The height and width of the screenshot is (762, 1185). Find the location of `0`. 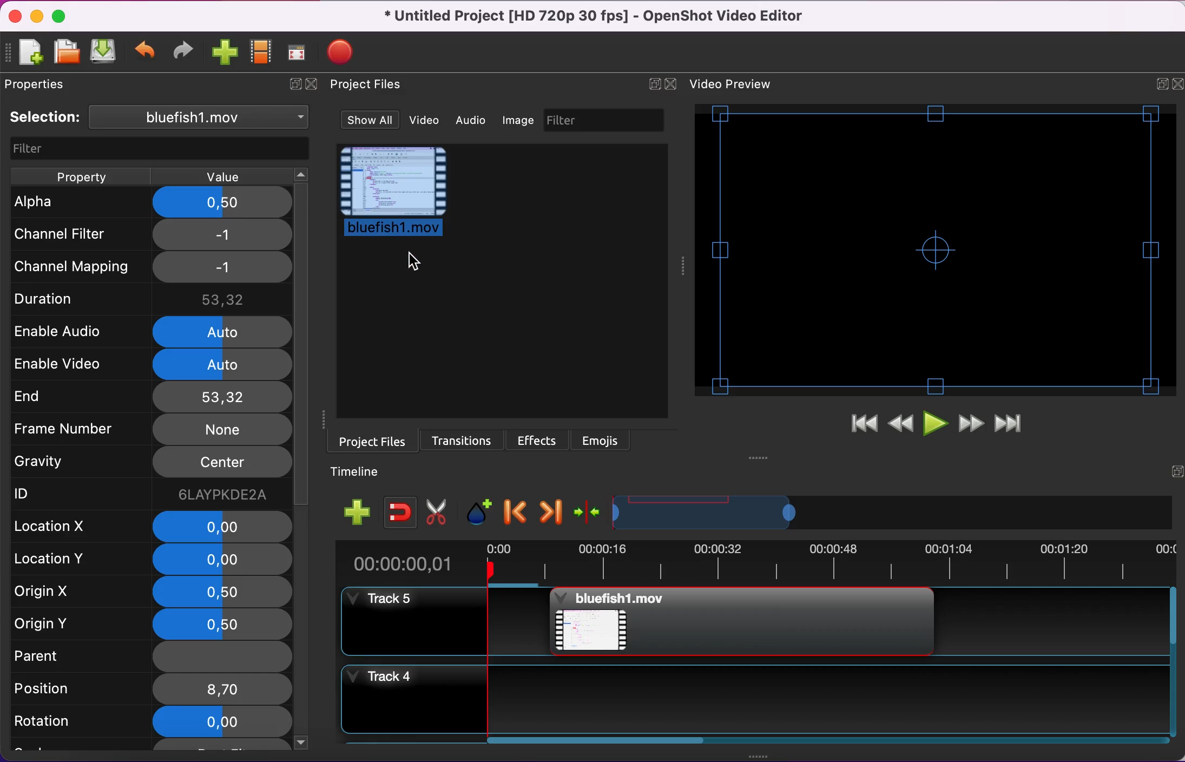

0 is located at coordinates (223, 560).